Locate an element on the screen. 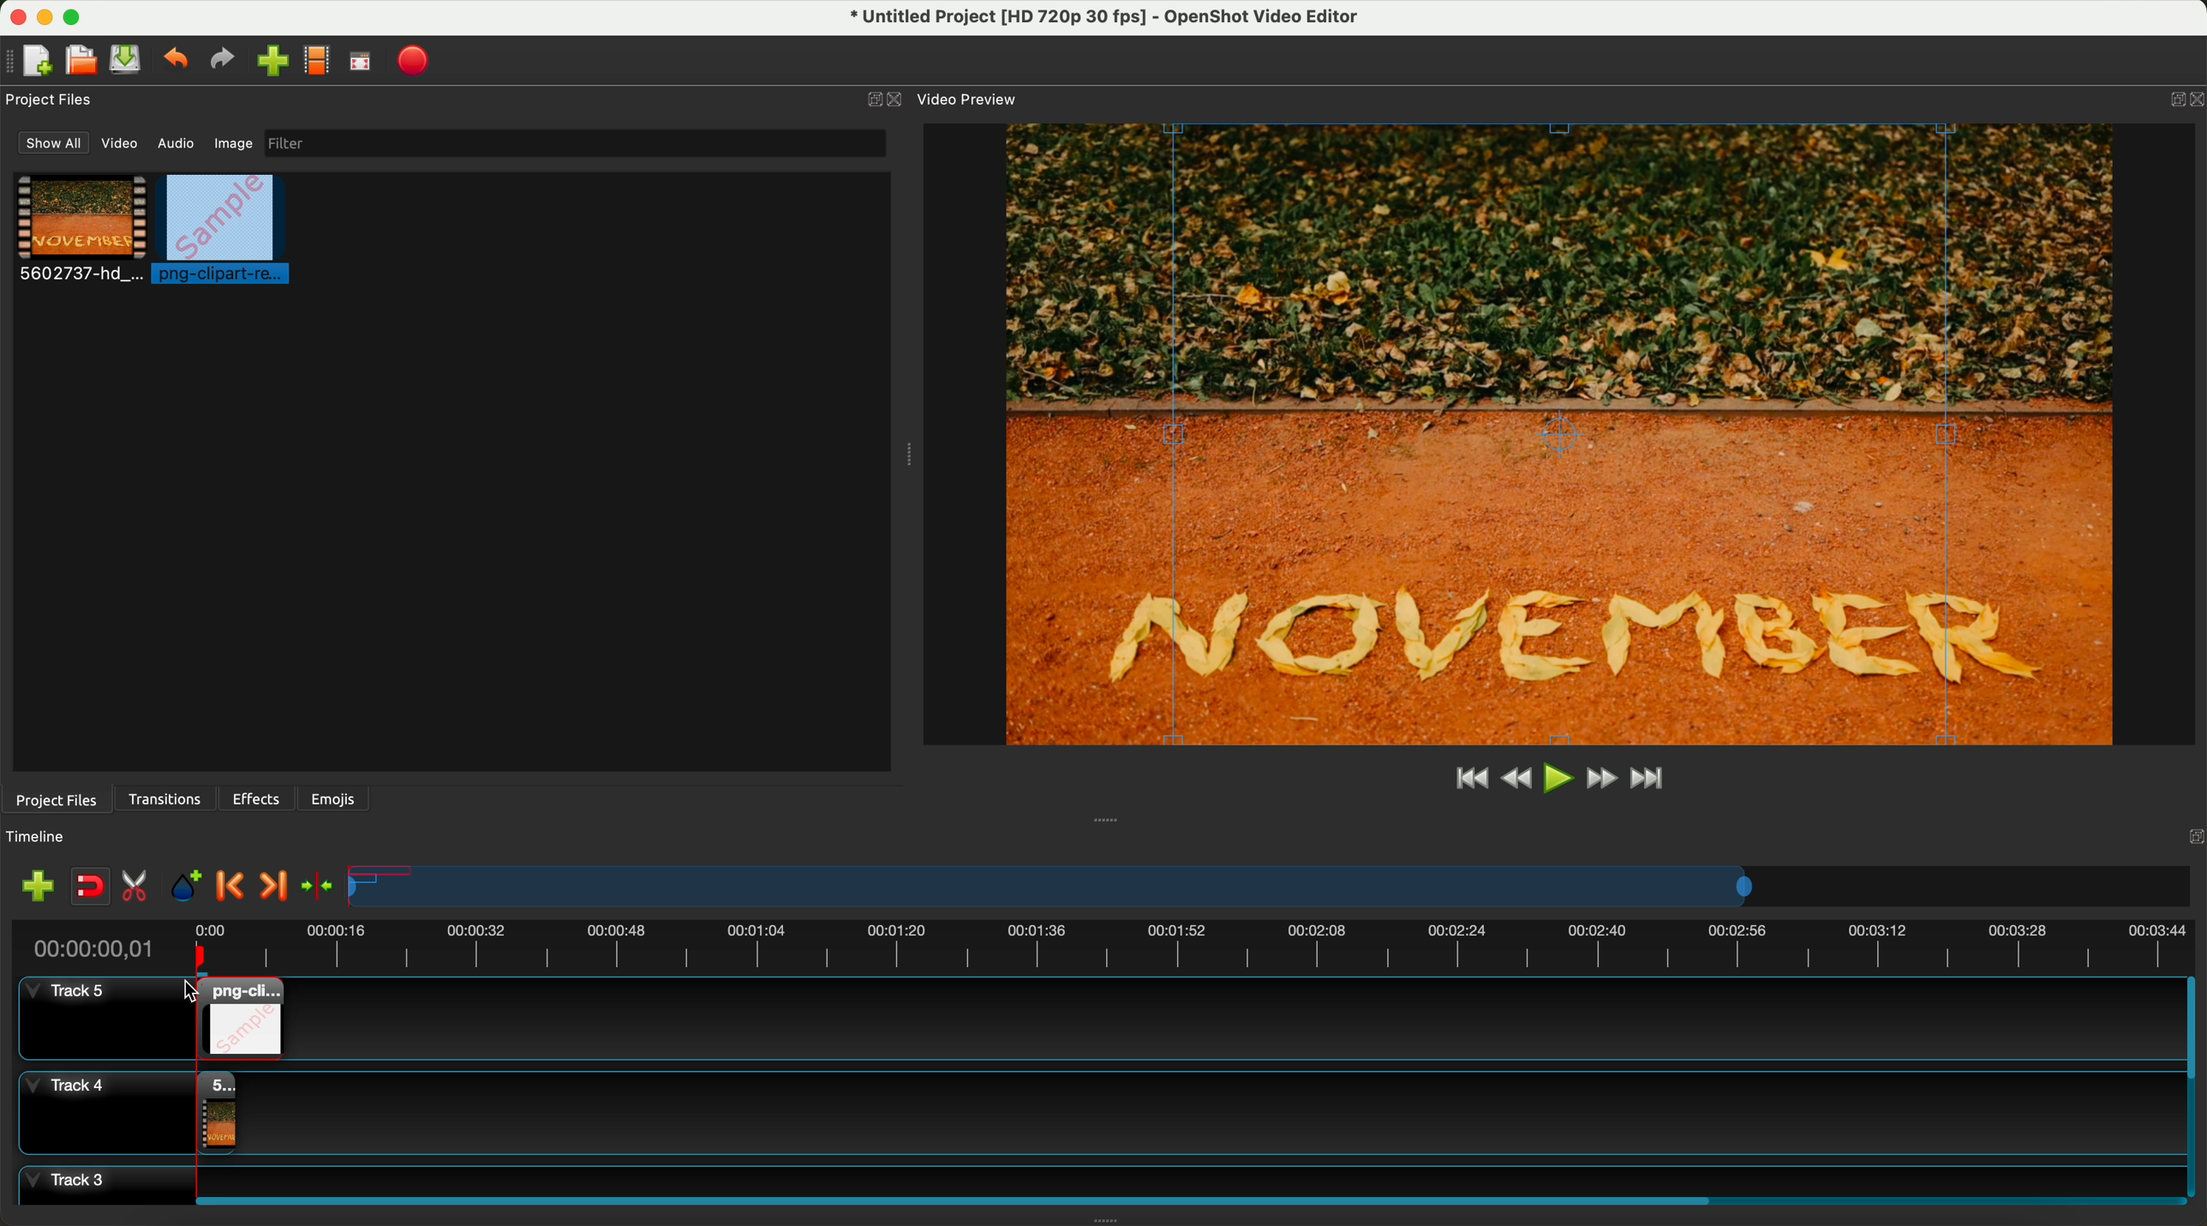  Window Expanding is located at coordinates (1107, 1220).